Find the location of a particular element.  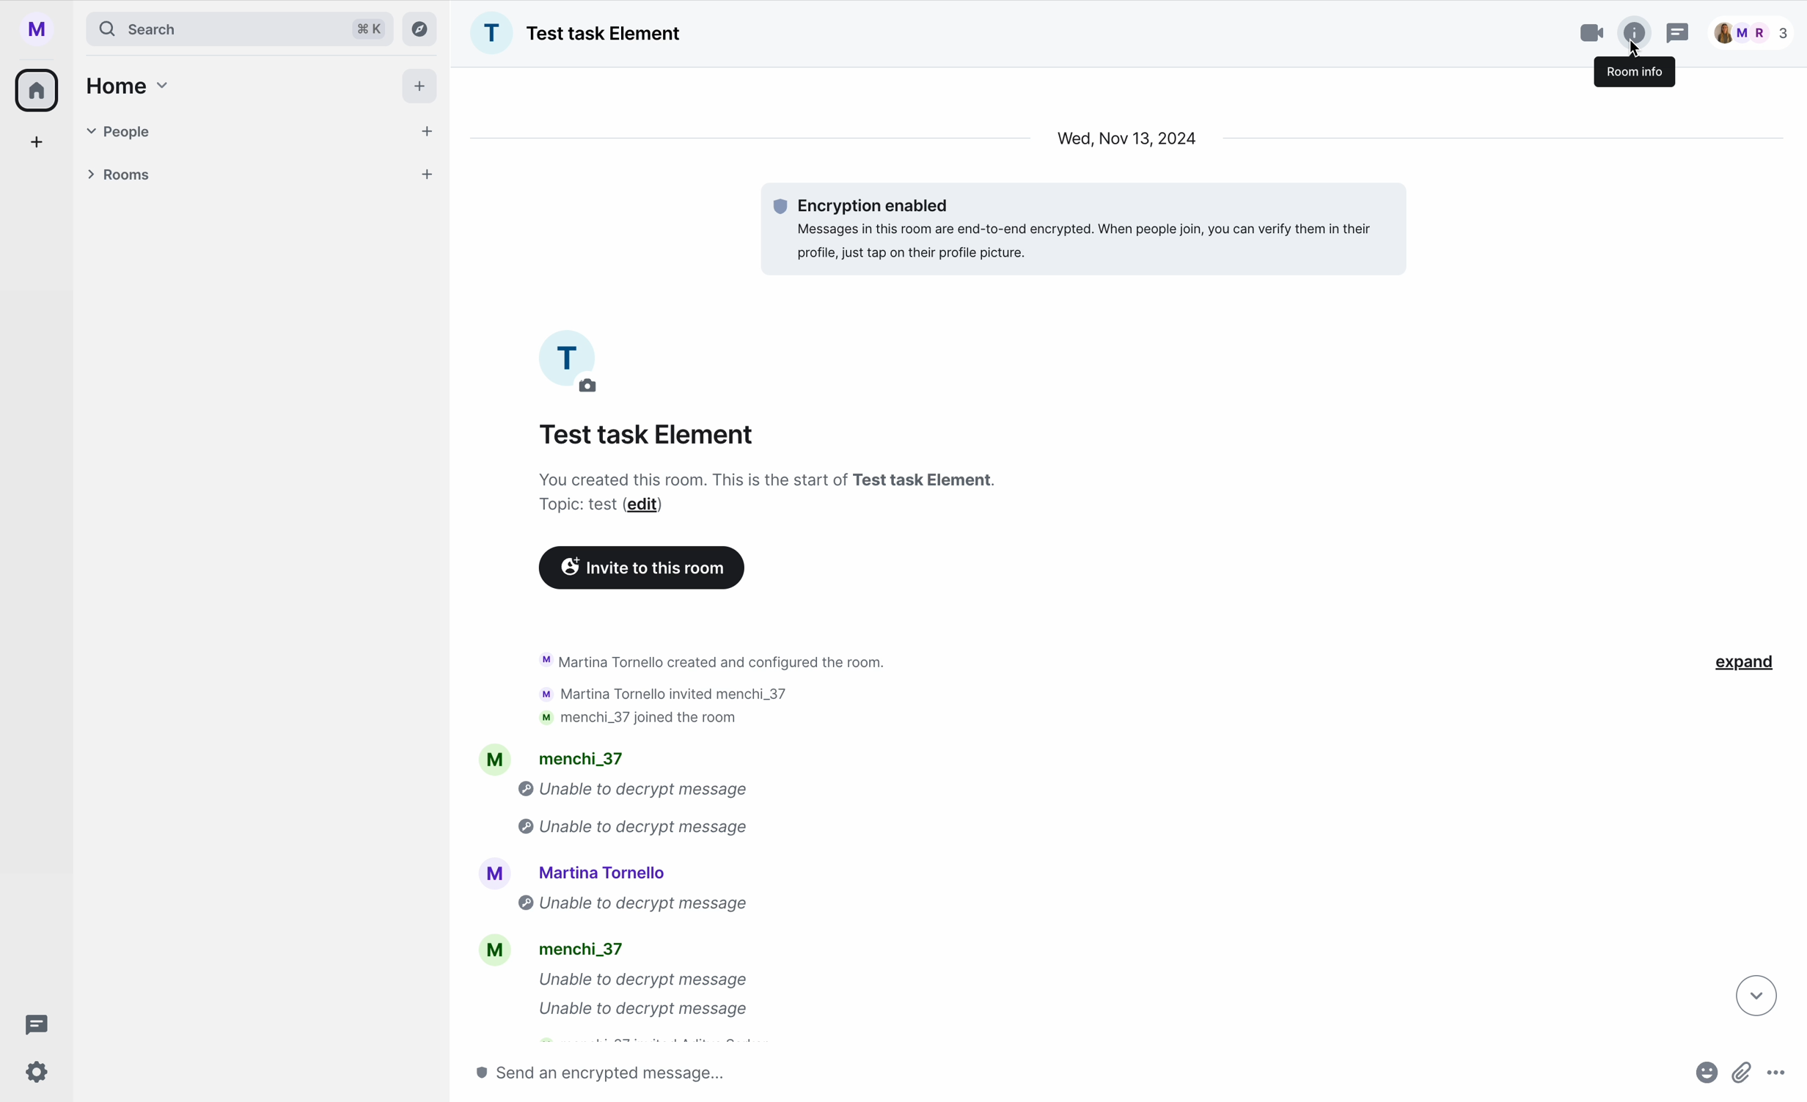

click on room info is located at coordinates (1635, 35).